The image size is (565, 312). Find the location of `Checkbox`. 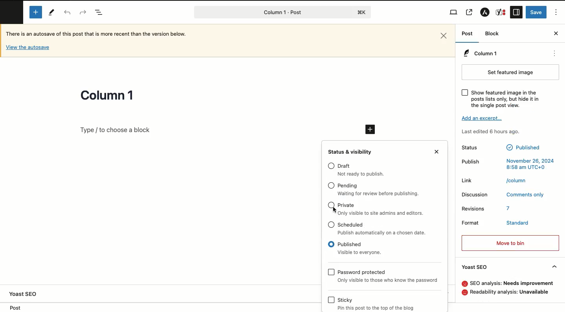

Checkbox is located at coordinates (331, 165).